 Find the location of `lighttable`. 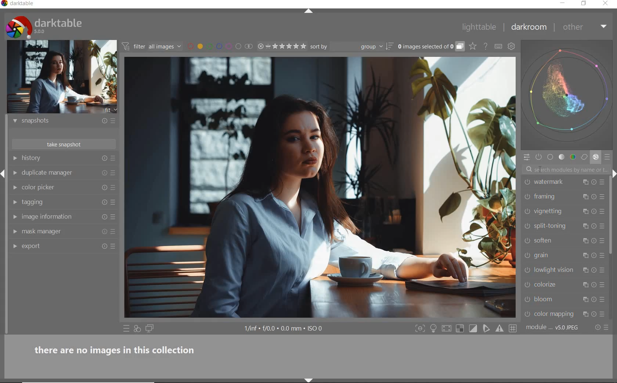

lighttable is located at coordinates (479, 28).